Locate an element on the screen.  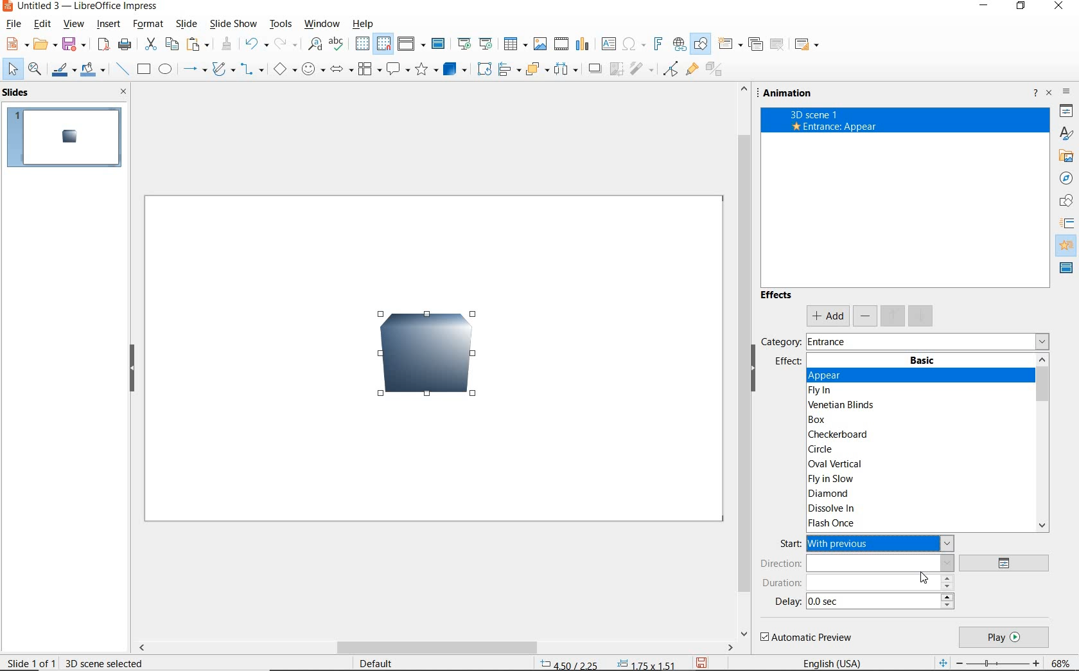
find & replace is located at coordinates (315, 44).